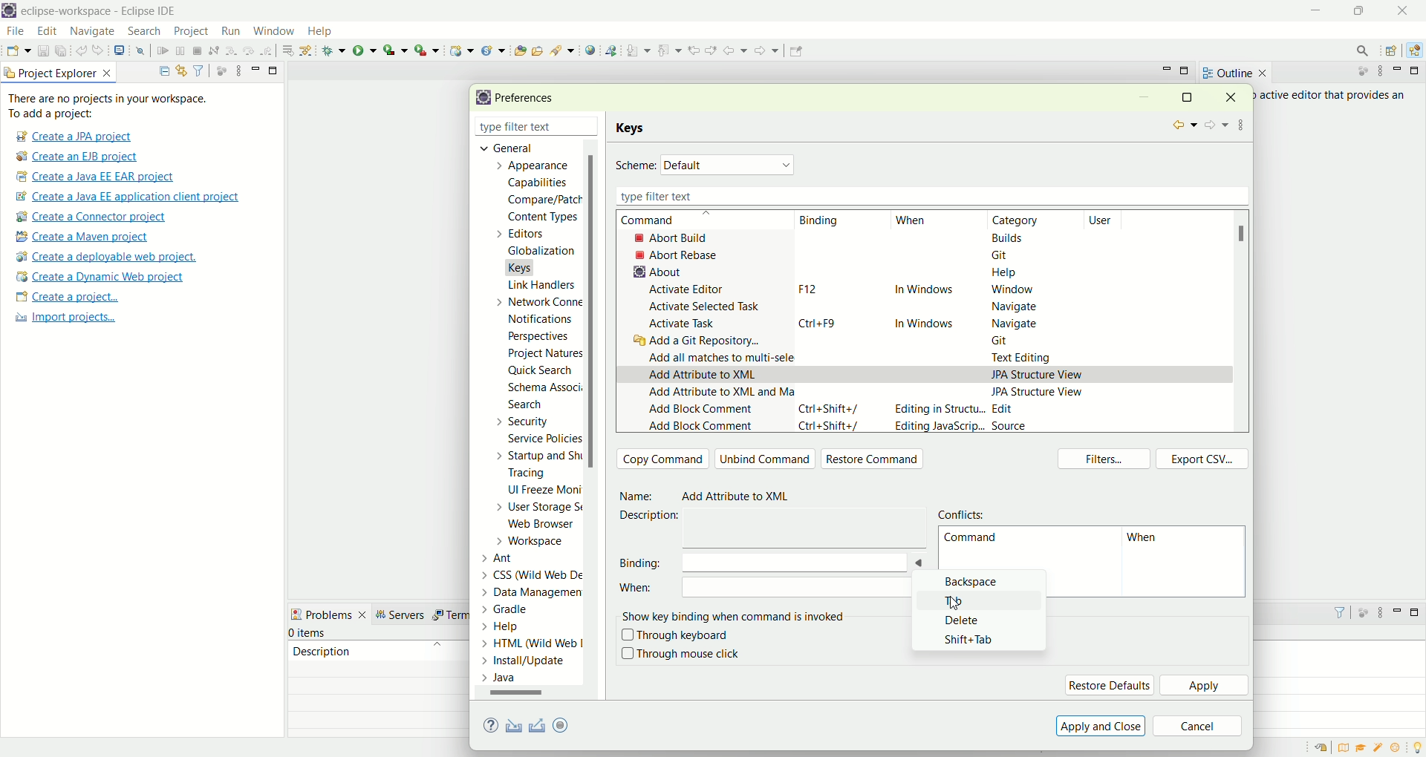  What do you see at coordinates (516, 628) in the screenshot?
I see `Help` at bounding box center [516, 628].